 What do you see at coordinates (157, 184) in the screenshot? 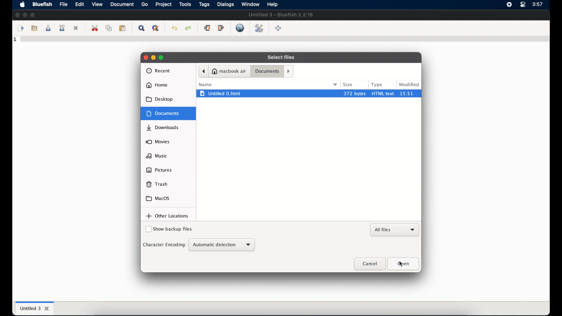
I see `trash` at bounding box center [157, 184].